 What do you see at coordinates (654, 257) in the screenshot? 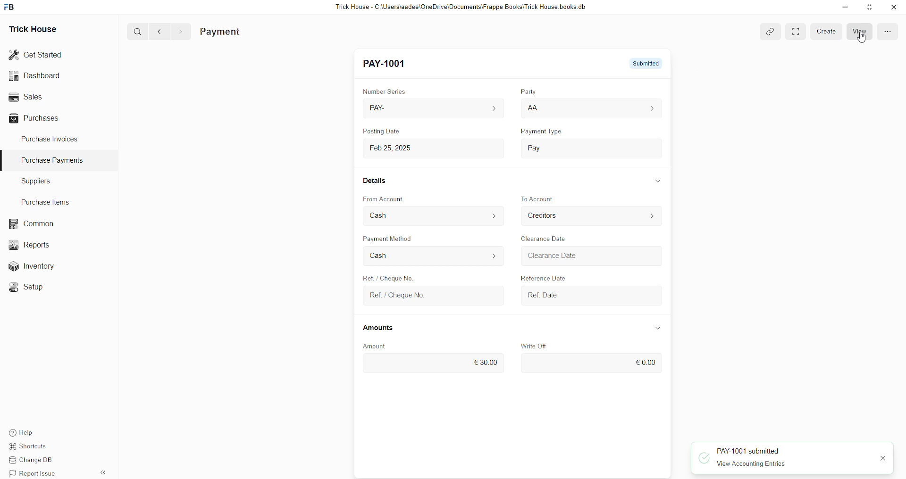
I see `calendar` at bounding box center [654, 257].